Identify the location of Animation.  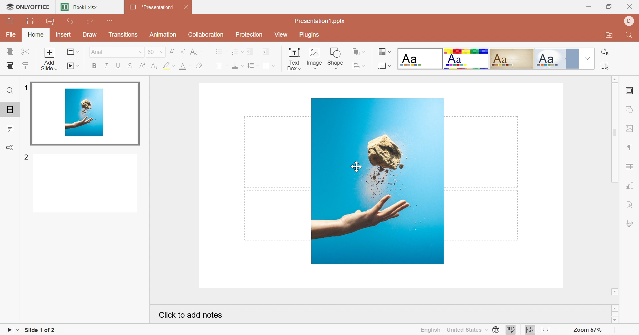
(163, 35).